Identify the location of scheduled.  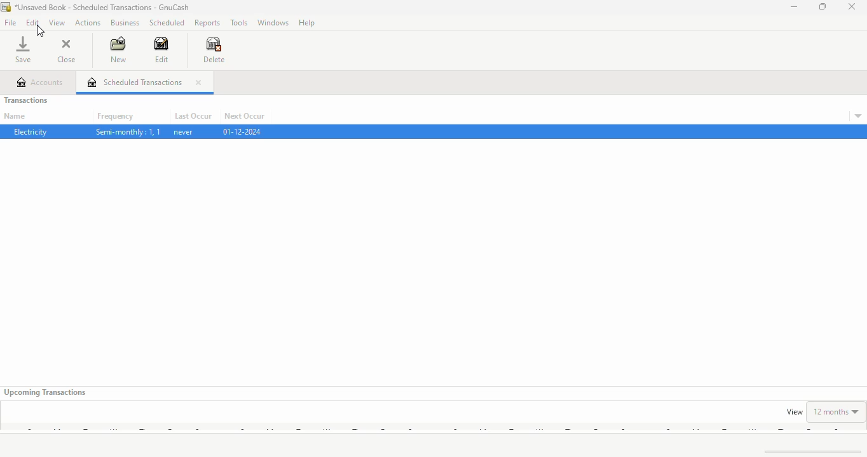
(167, 23).